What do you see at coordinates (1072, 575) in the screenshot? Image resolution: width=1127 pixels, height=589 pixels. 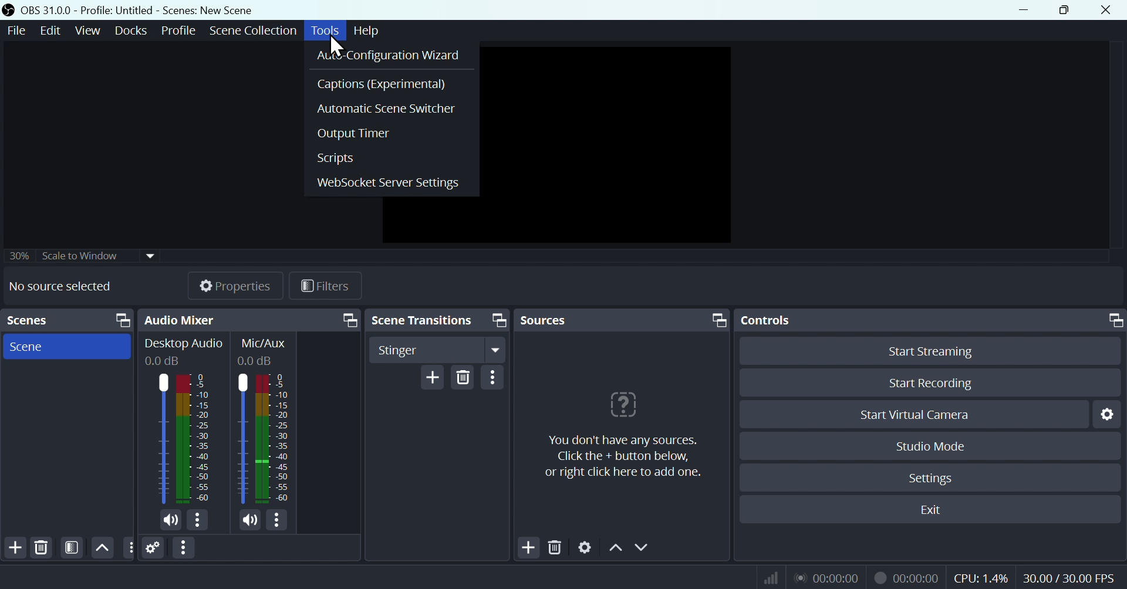 I see `30.00/60.00 FPS` at bounding box center [1072, 575].